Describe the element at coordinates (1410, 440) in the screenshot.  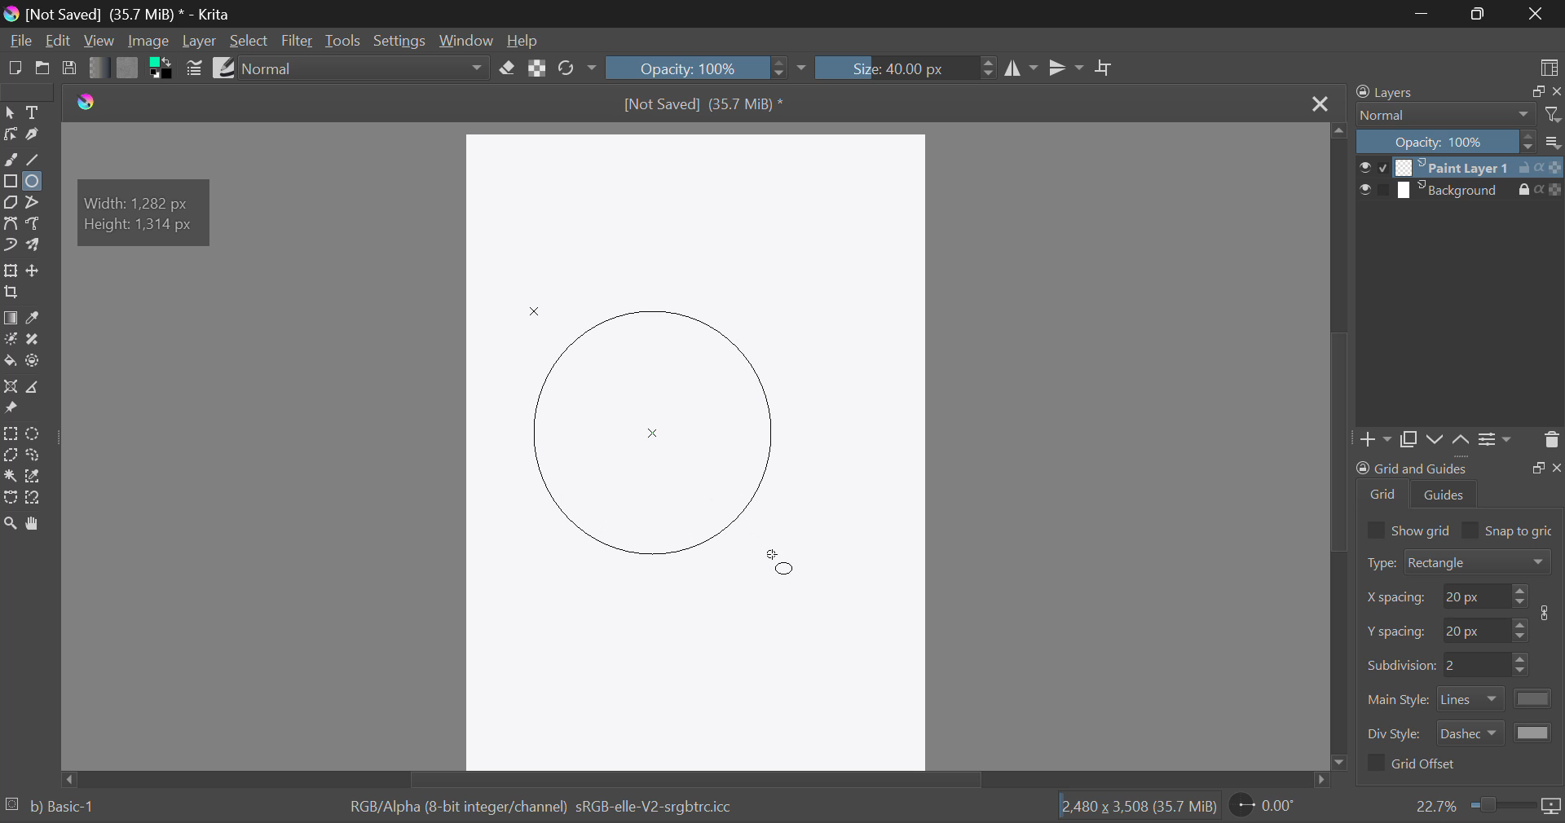
I see `Copy Layers` at that location.